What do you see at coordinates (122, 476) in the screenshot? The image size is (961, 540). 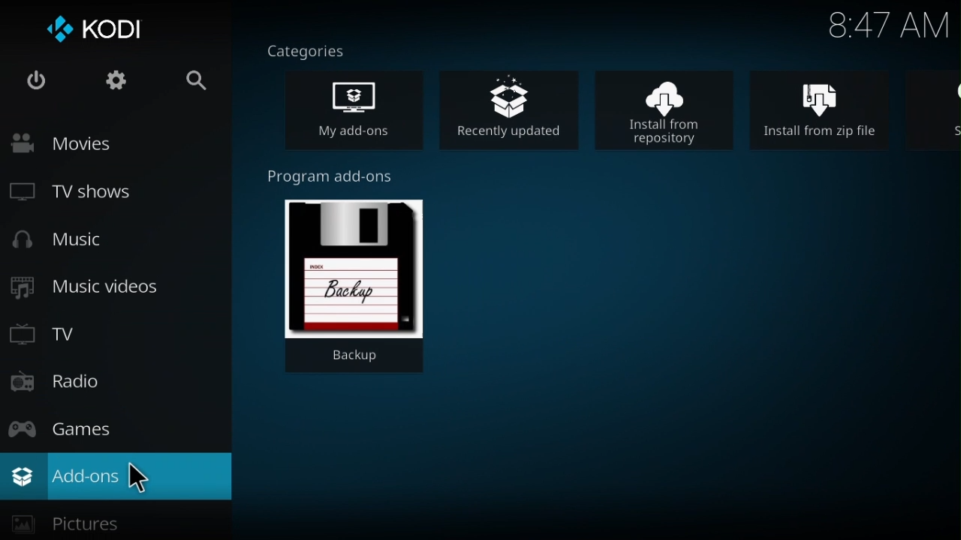 I see `add-ons` at bounding box center [122, 476].